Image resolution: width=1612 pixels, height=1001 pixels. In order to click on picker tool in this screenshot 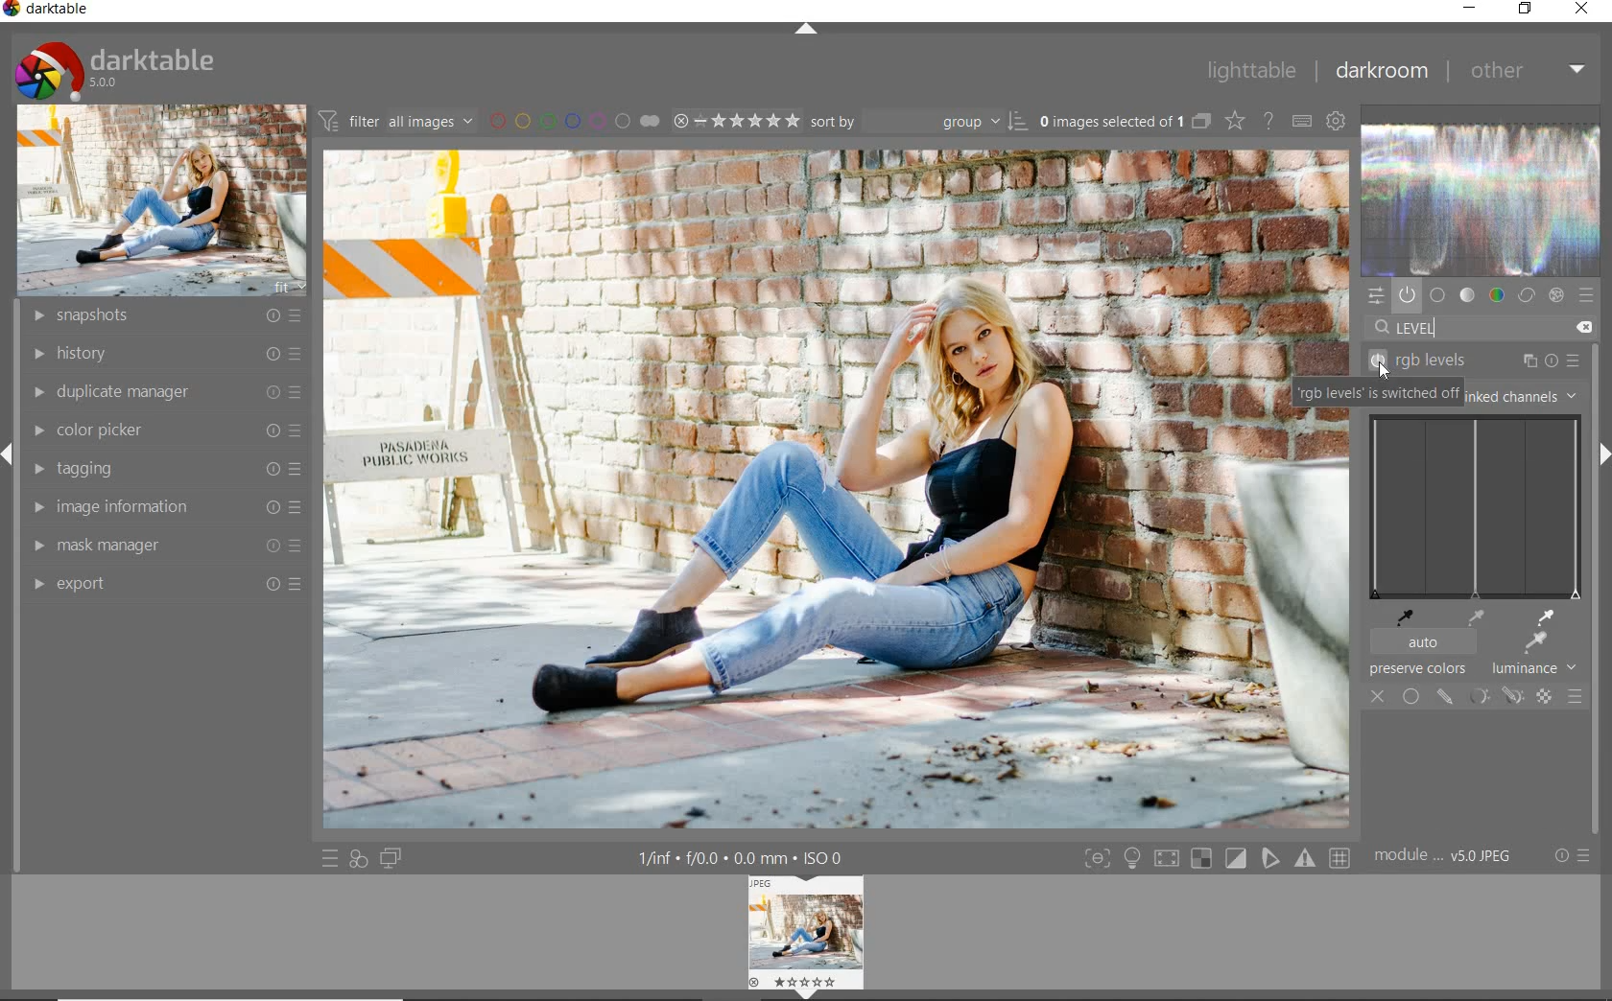, I will do `click(1534, 642)`.